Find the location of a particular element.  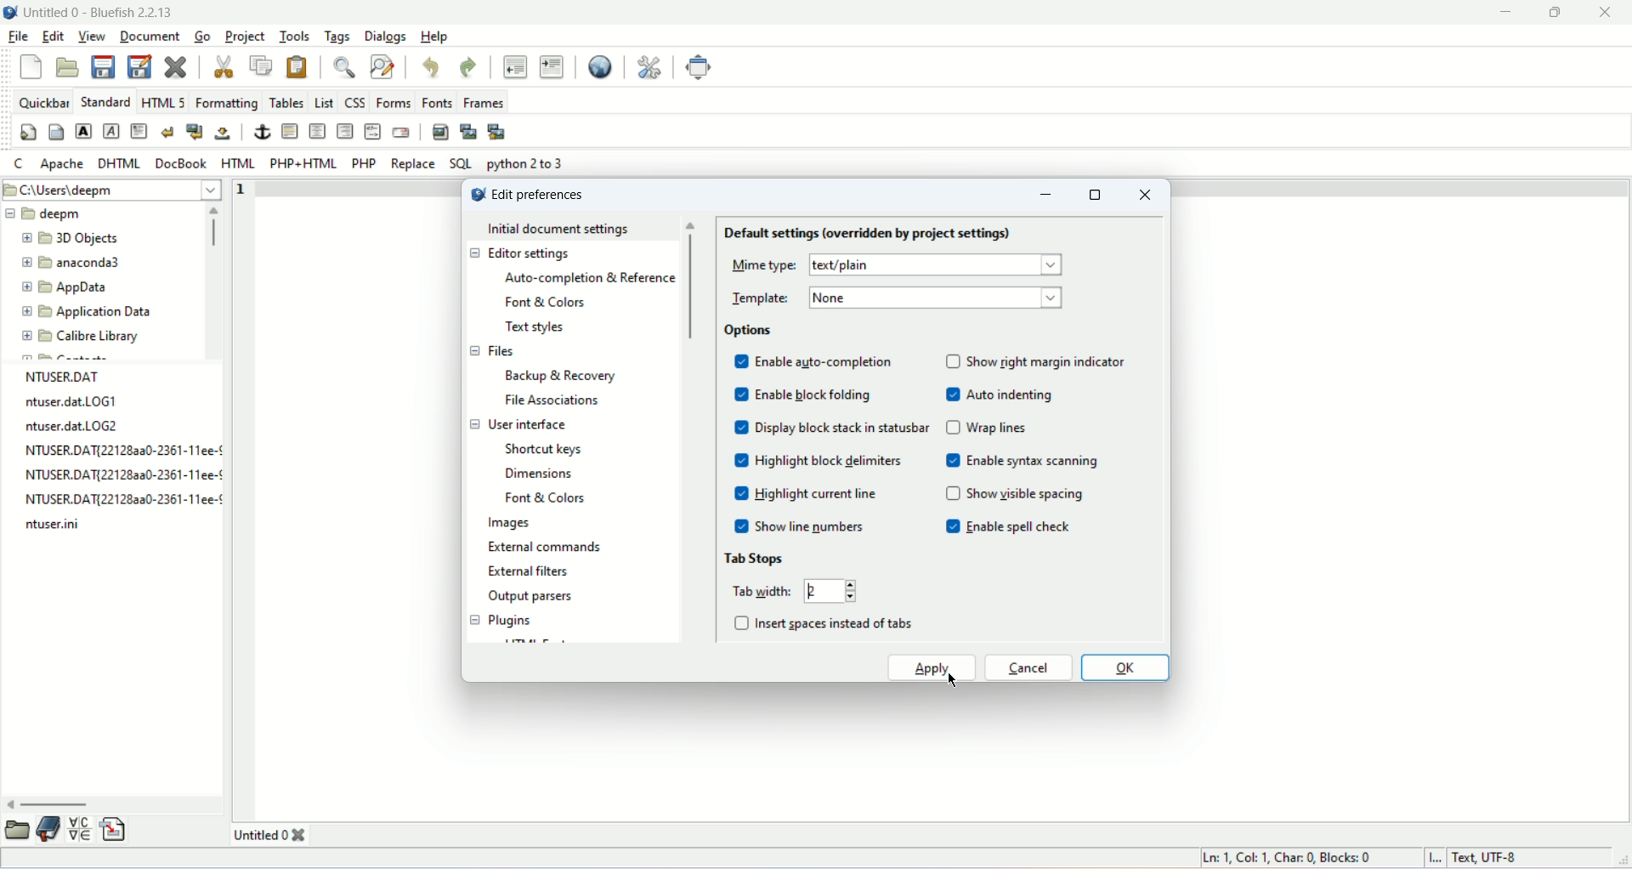

bookmark is located at coordinates (48, 831).